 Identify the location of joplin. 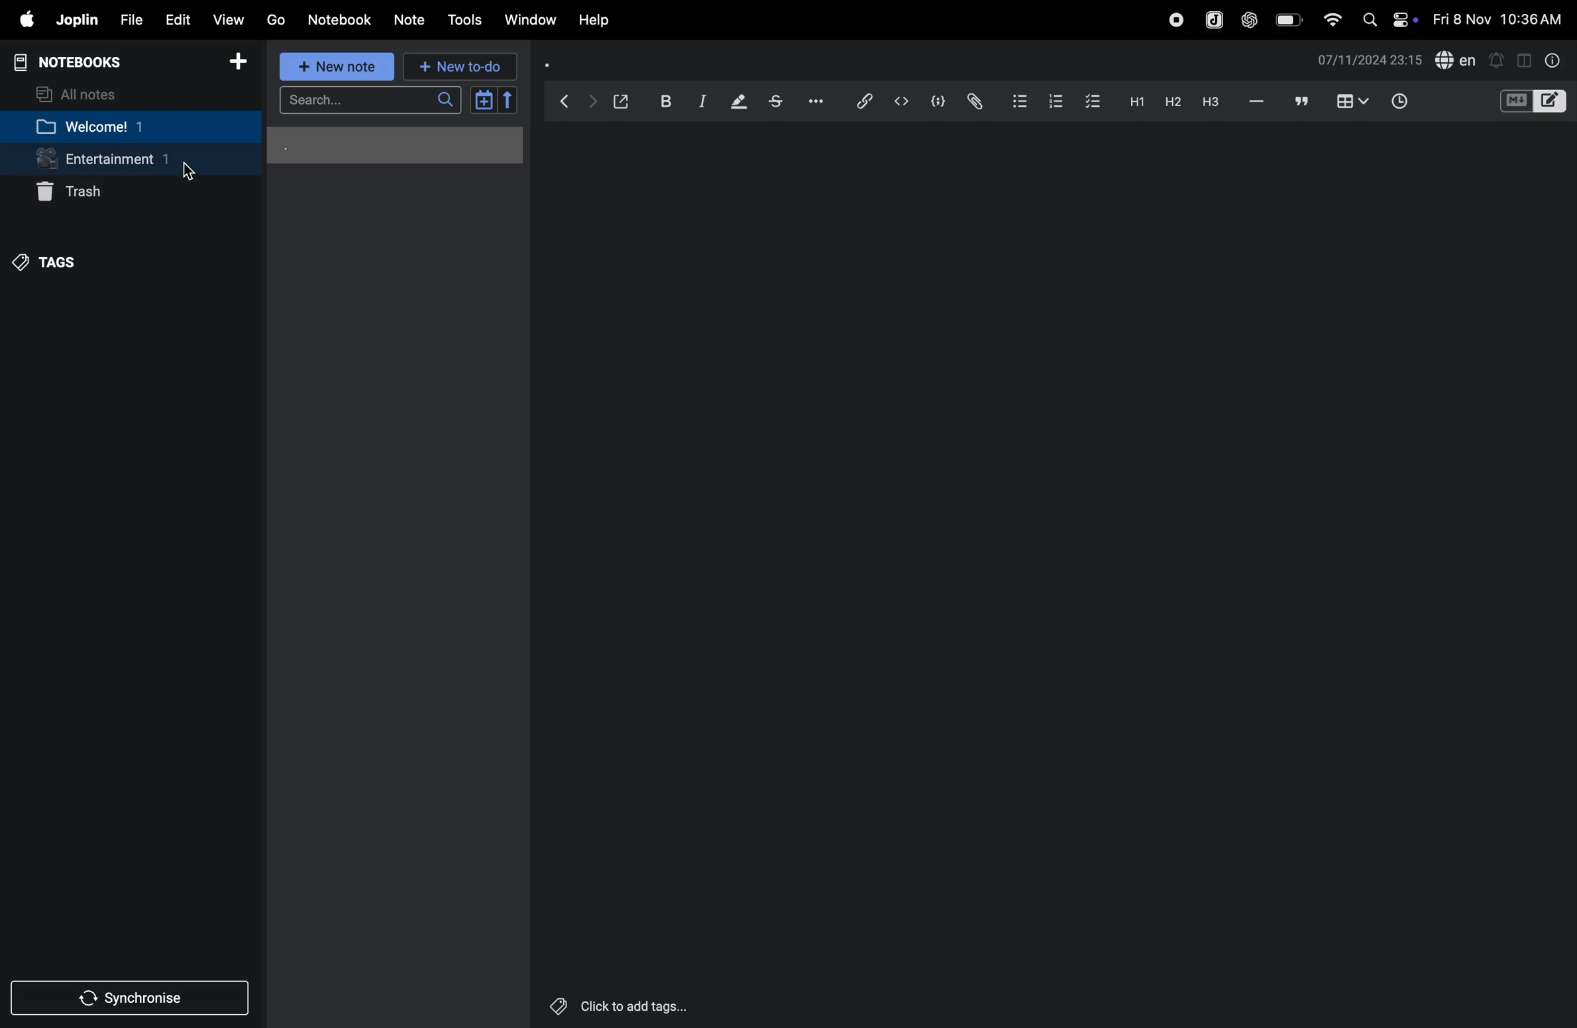
(1213, 19).